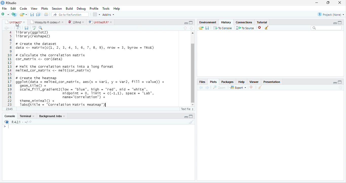 Image resolution: width=346 pixels, height=183 pixels. What do you see at coordinates (57, 8) in the screenshot?
I see `session` at bounding box center [57, 8].